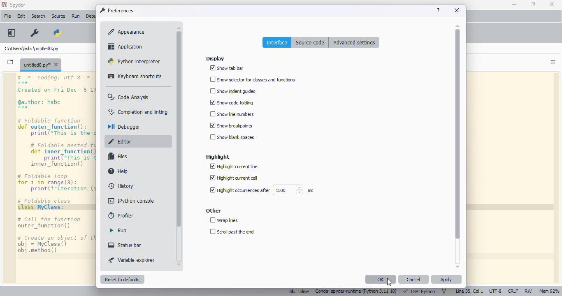 Image resolution: width=562 pixels, height=296 pixels. What do you see at coordinates (253, 79) in the screenshot?
I see `show selector for classes and functions` at bounding box center [253, 79].